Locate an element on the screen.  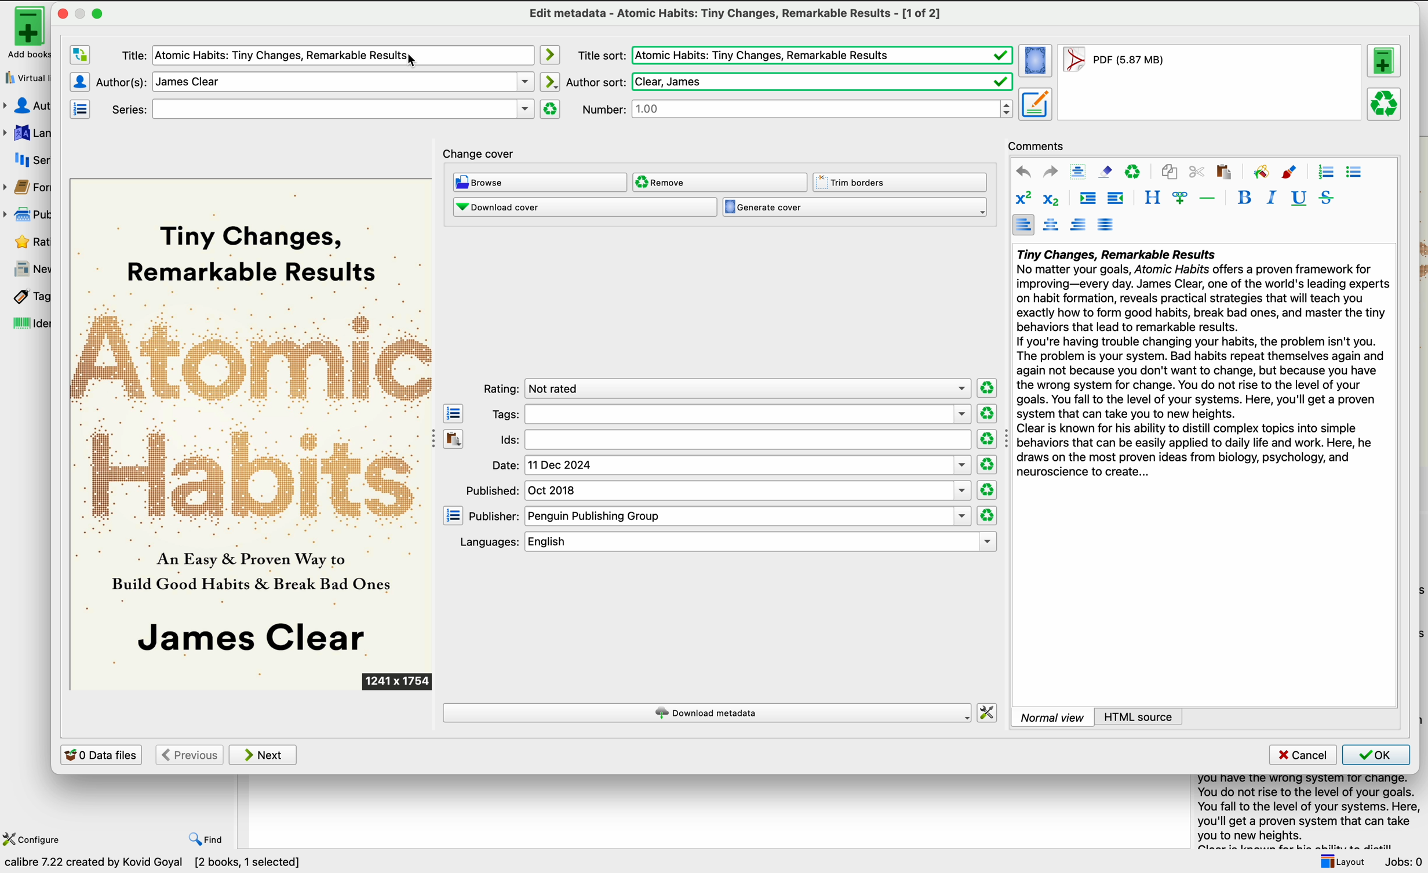
subscript is located at coordinates (1054, 199).